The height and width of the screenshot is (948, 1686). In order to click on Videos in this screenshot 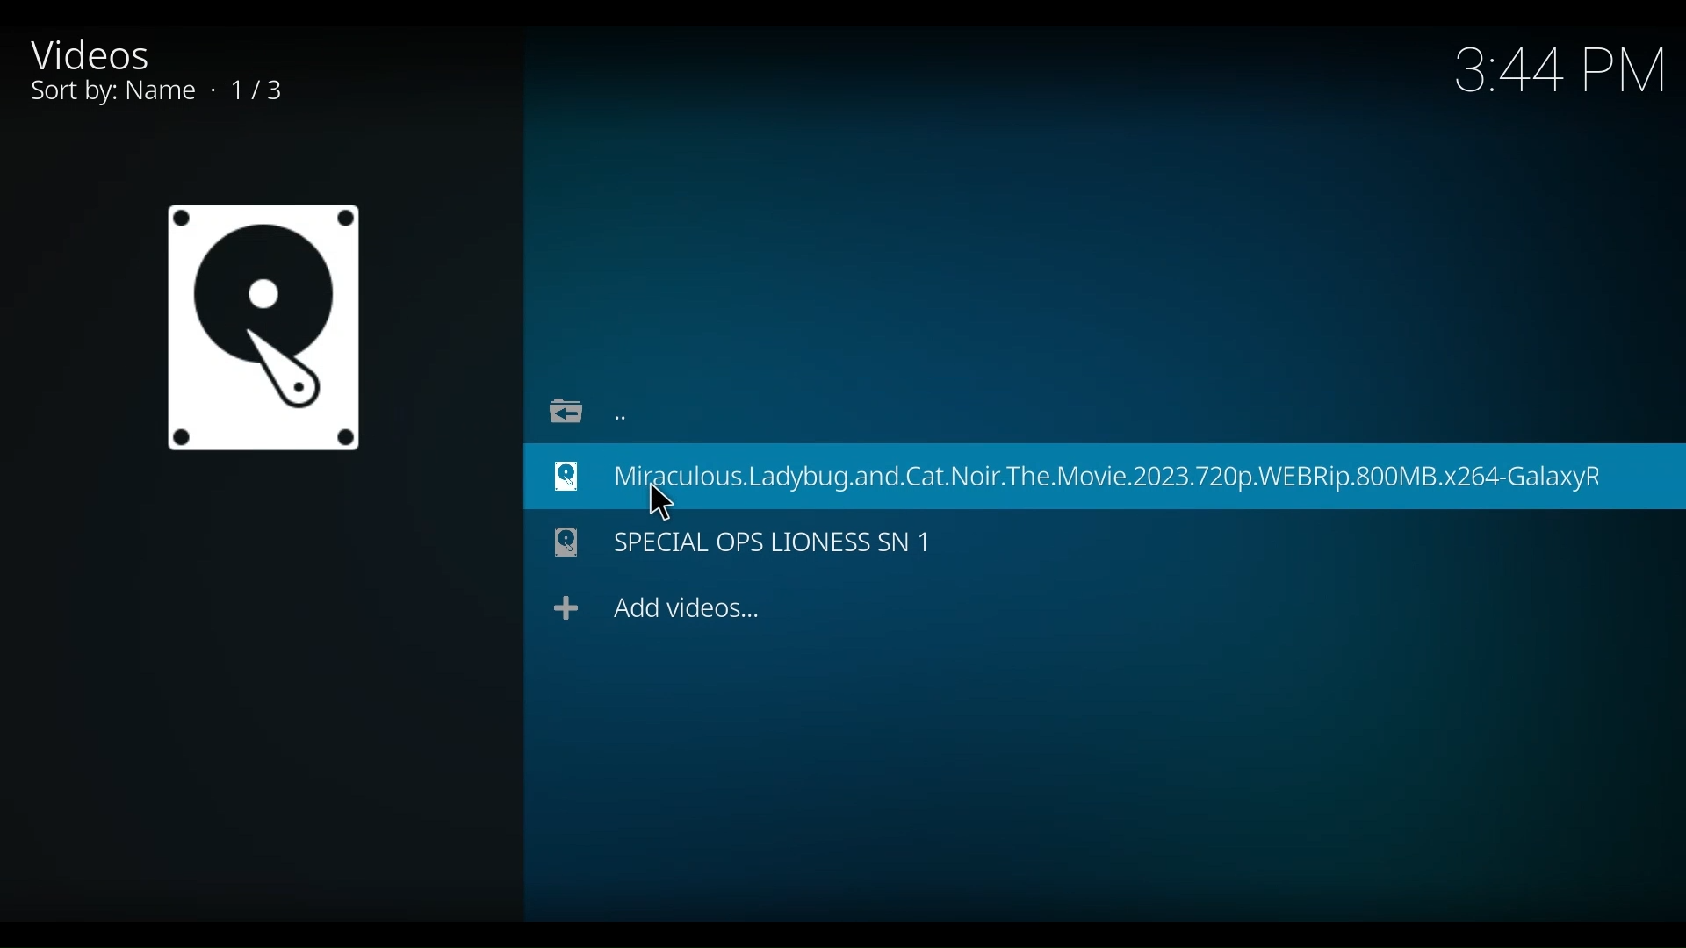, I will do `click(107, 54)`.